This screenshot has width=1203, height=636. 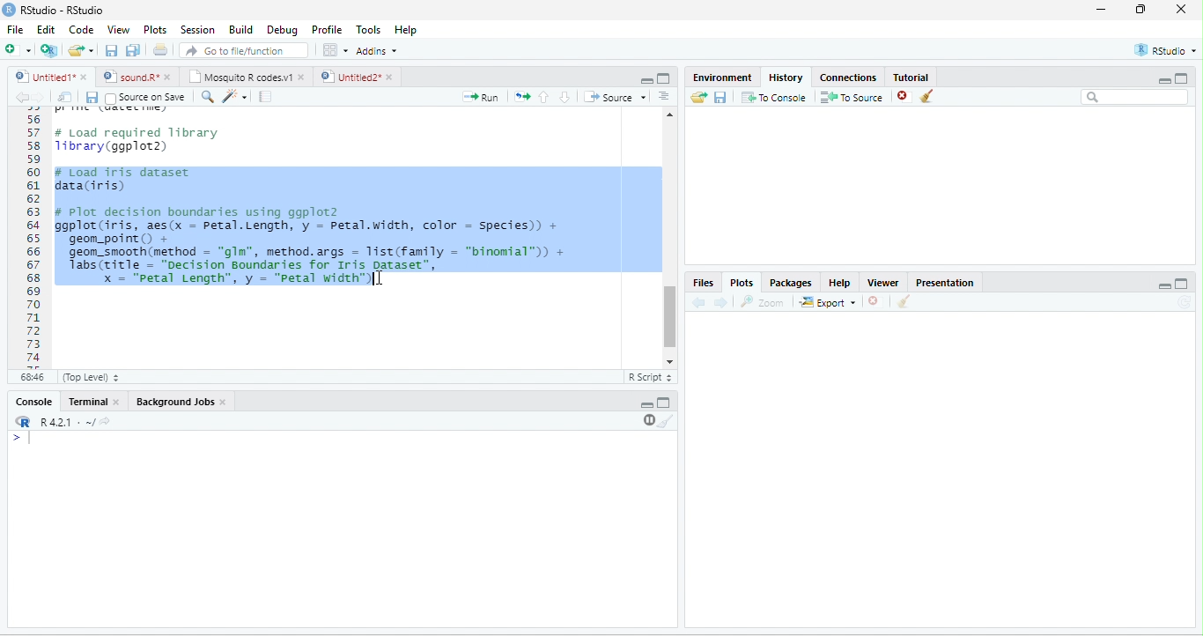 What do you see at coordinates (43, 77) in the screenshot?
I see `Untitled` at bounding box center [43, 77].